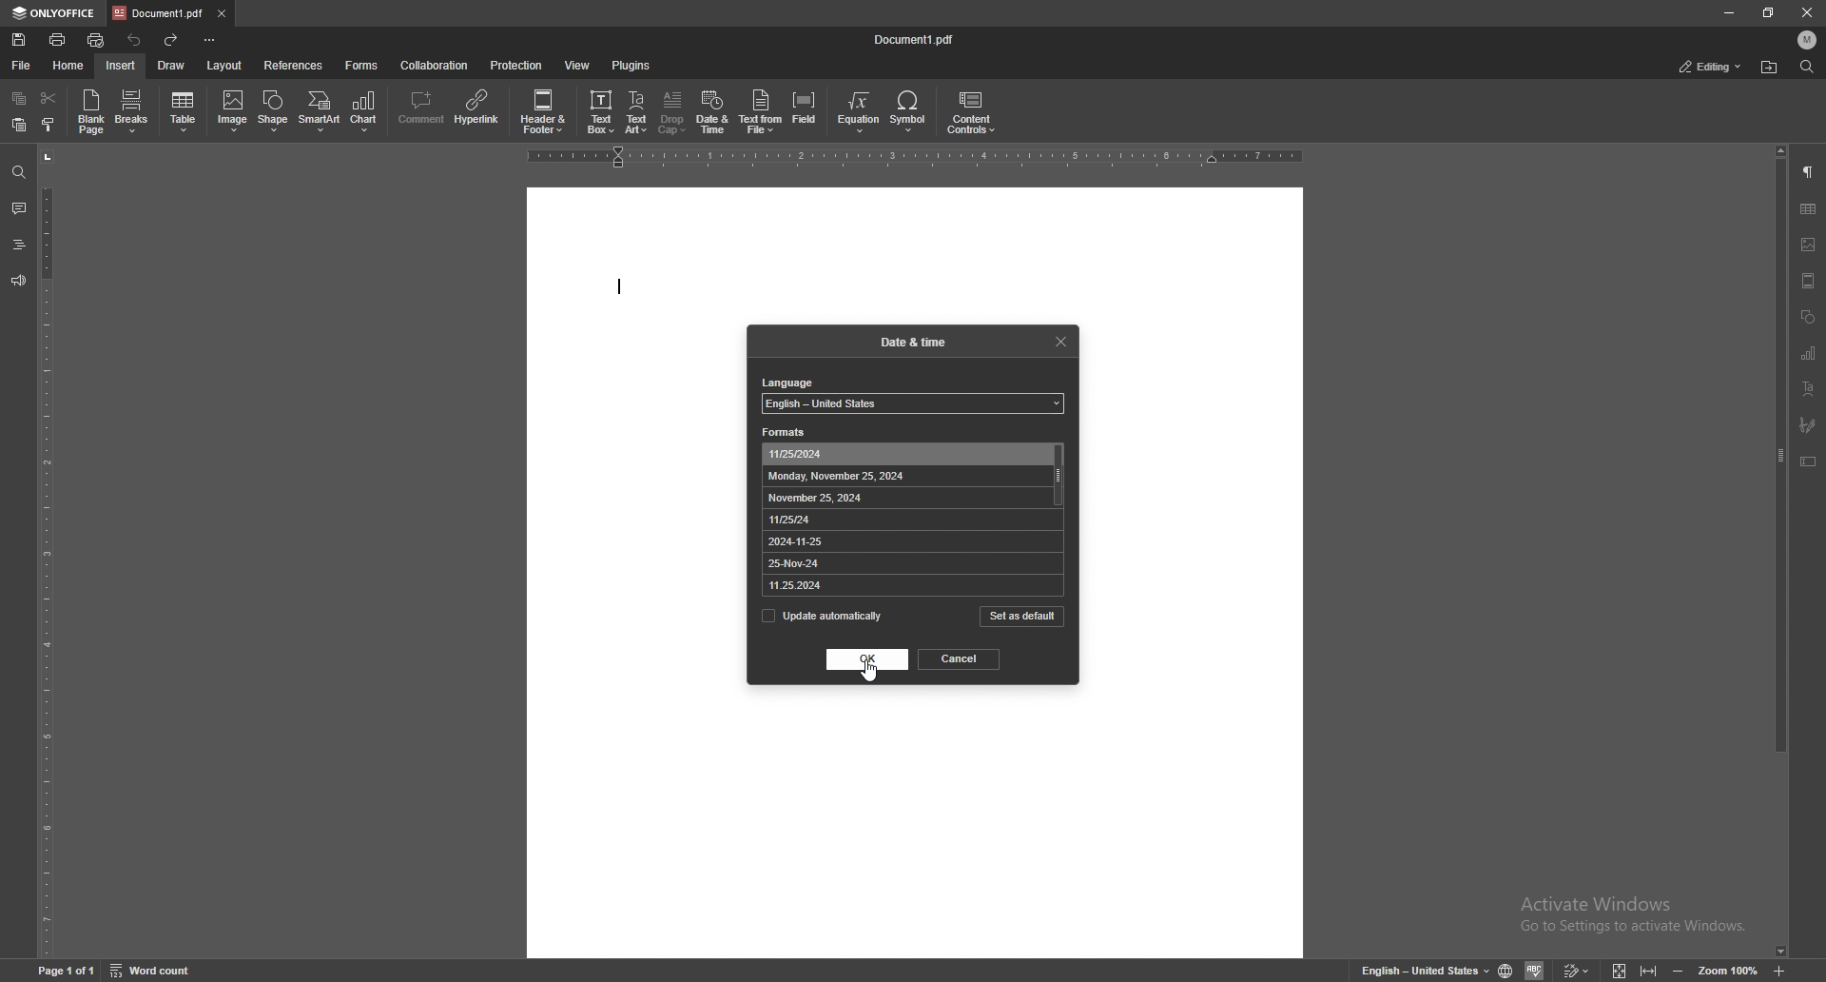 The image size is (1826, 982). I want to click on set doc language, so click(1506, 970).